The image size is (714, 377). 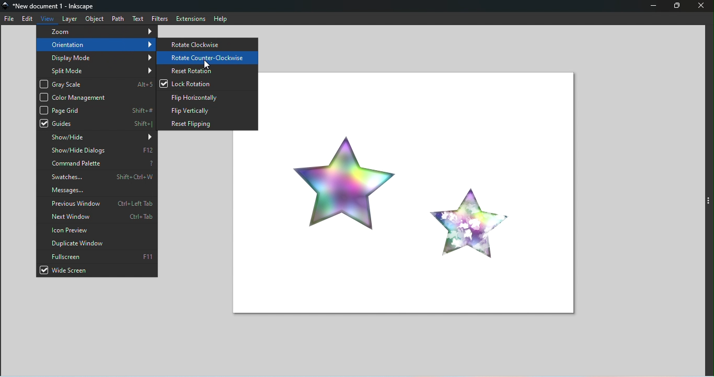 I want to click on Reset rotation, so click(x=208, y=70).